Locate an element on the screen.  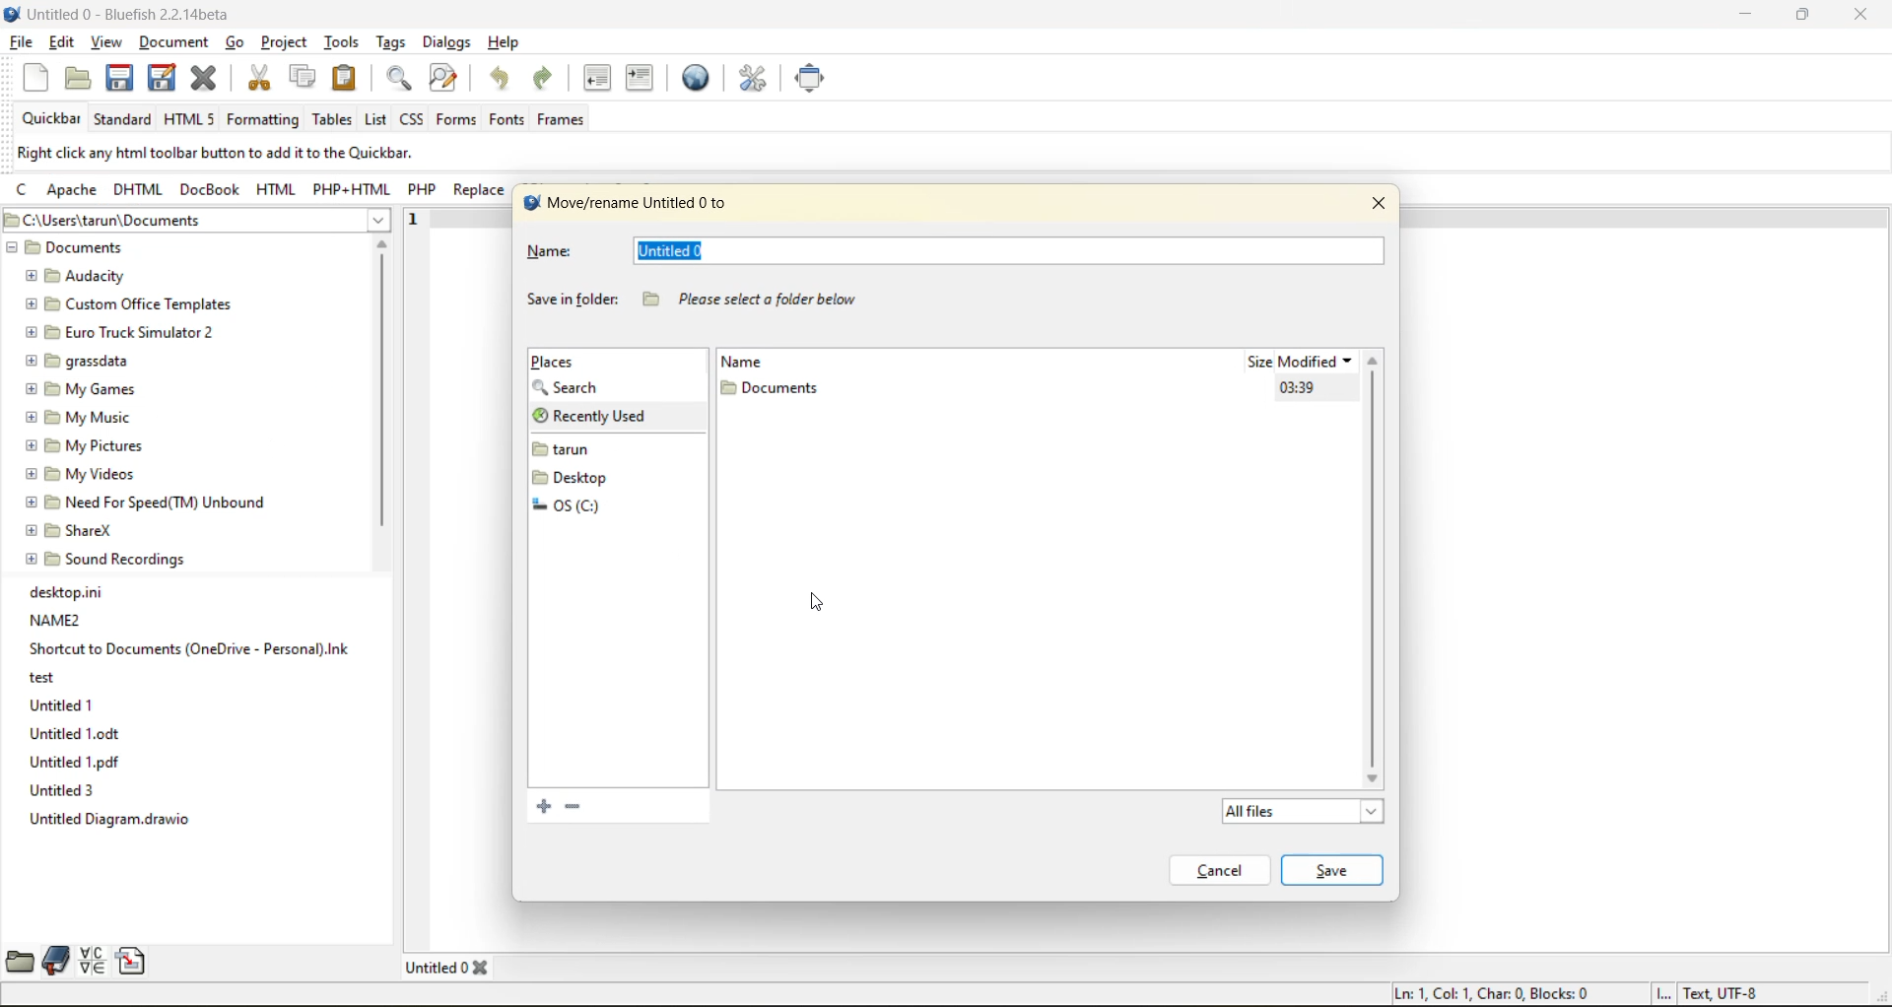
name is located at coordinates (568, 253).